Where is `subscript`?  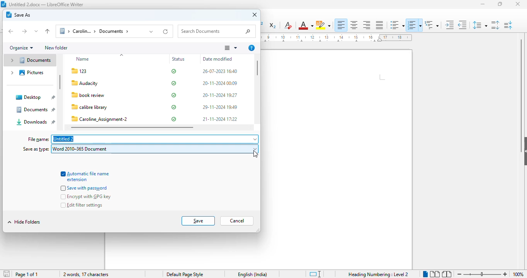
subscript is located at coordinates (273, 26).